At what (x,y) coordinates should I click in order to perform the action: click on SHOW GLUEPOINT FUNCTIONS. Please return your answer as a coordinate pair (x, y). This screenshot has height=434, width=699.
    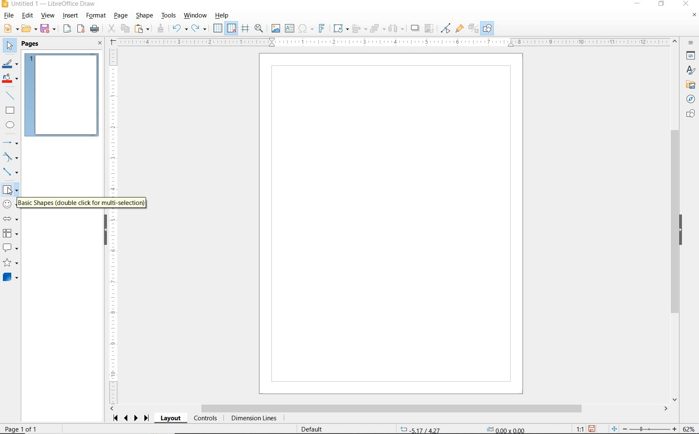
    Looking at the image, I should click on (459, 28).